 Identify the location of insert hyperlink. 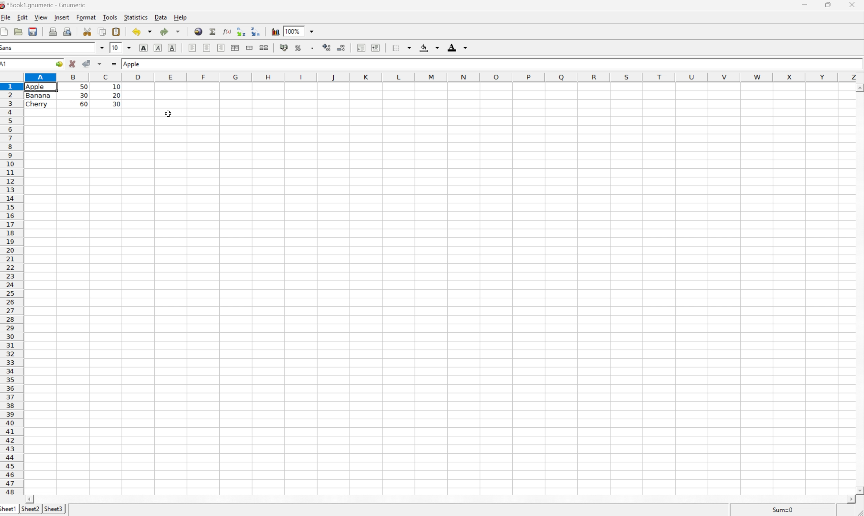
(198, 31).